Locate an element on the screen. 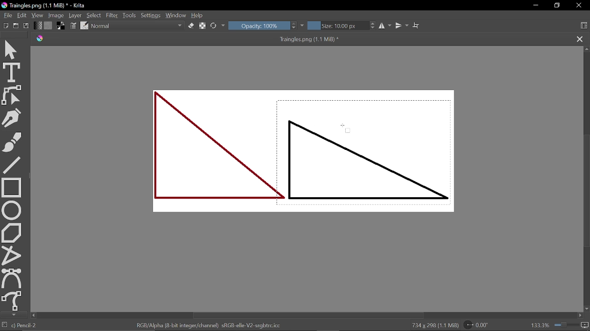 The height and width of the screenshot is (331, 590). Tools is located at coordinates (130, 16).